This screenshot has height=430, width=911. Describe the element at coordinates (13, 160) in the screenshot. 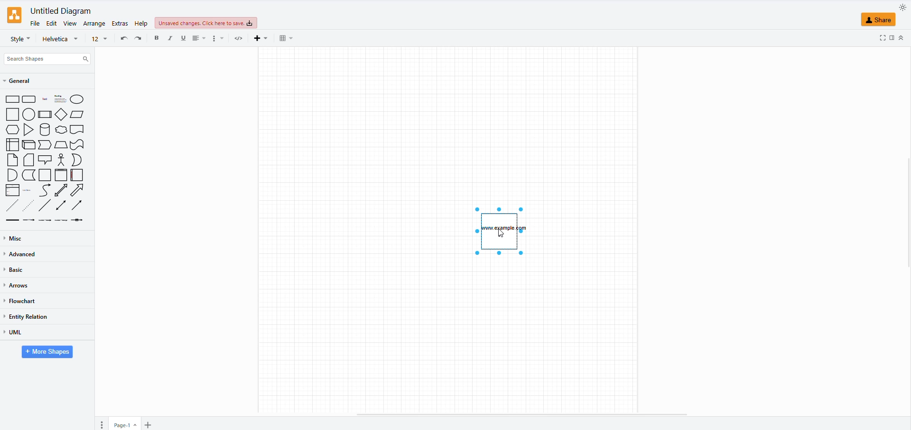

I see `note` at that location.